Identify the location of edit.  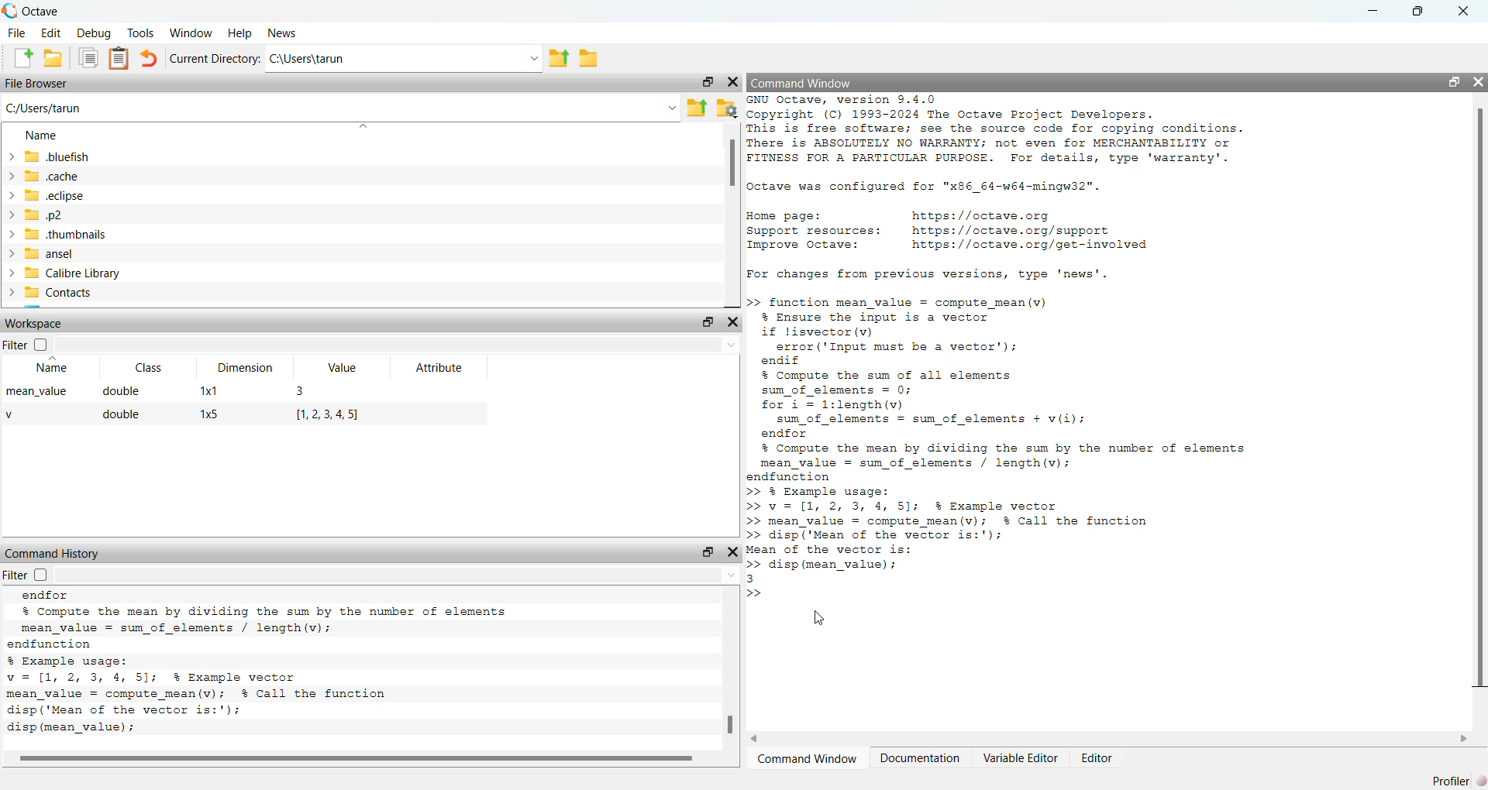
(53, 33).